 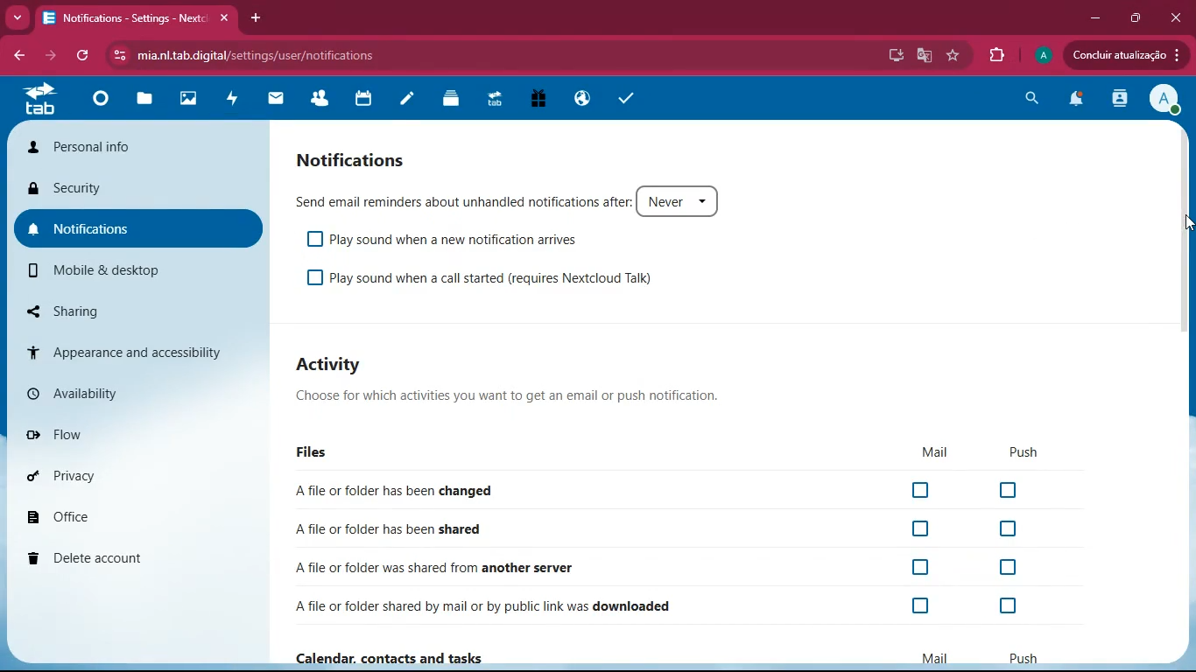 What do you see at coordinates (627, 99) in the screenshot?
I see `task` at bounding box center [627, 99].